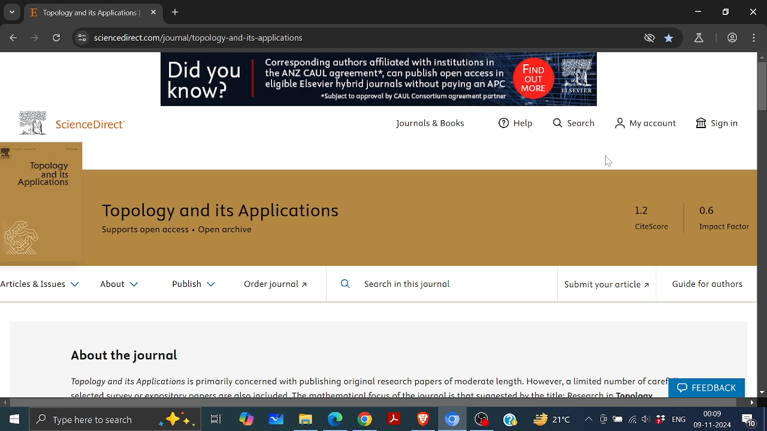 The width and height of the screenshot is (767, 431). What do you see at coordinates (98, 126) in the screenshot?
I see `ScienceDirect` at bounding box center [98, 126].